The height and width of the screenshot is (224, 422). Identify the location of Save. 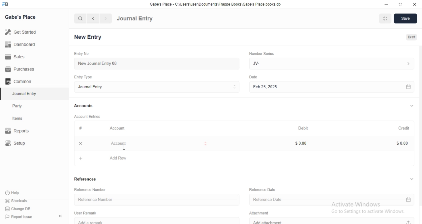
(406, 19).